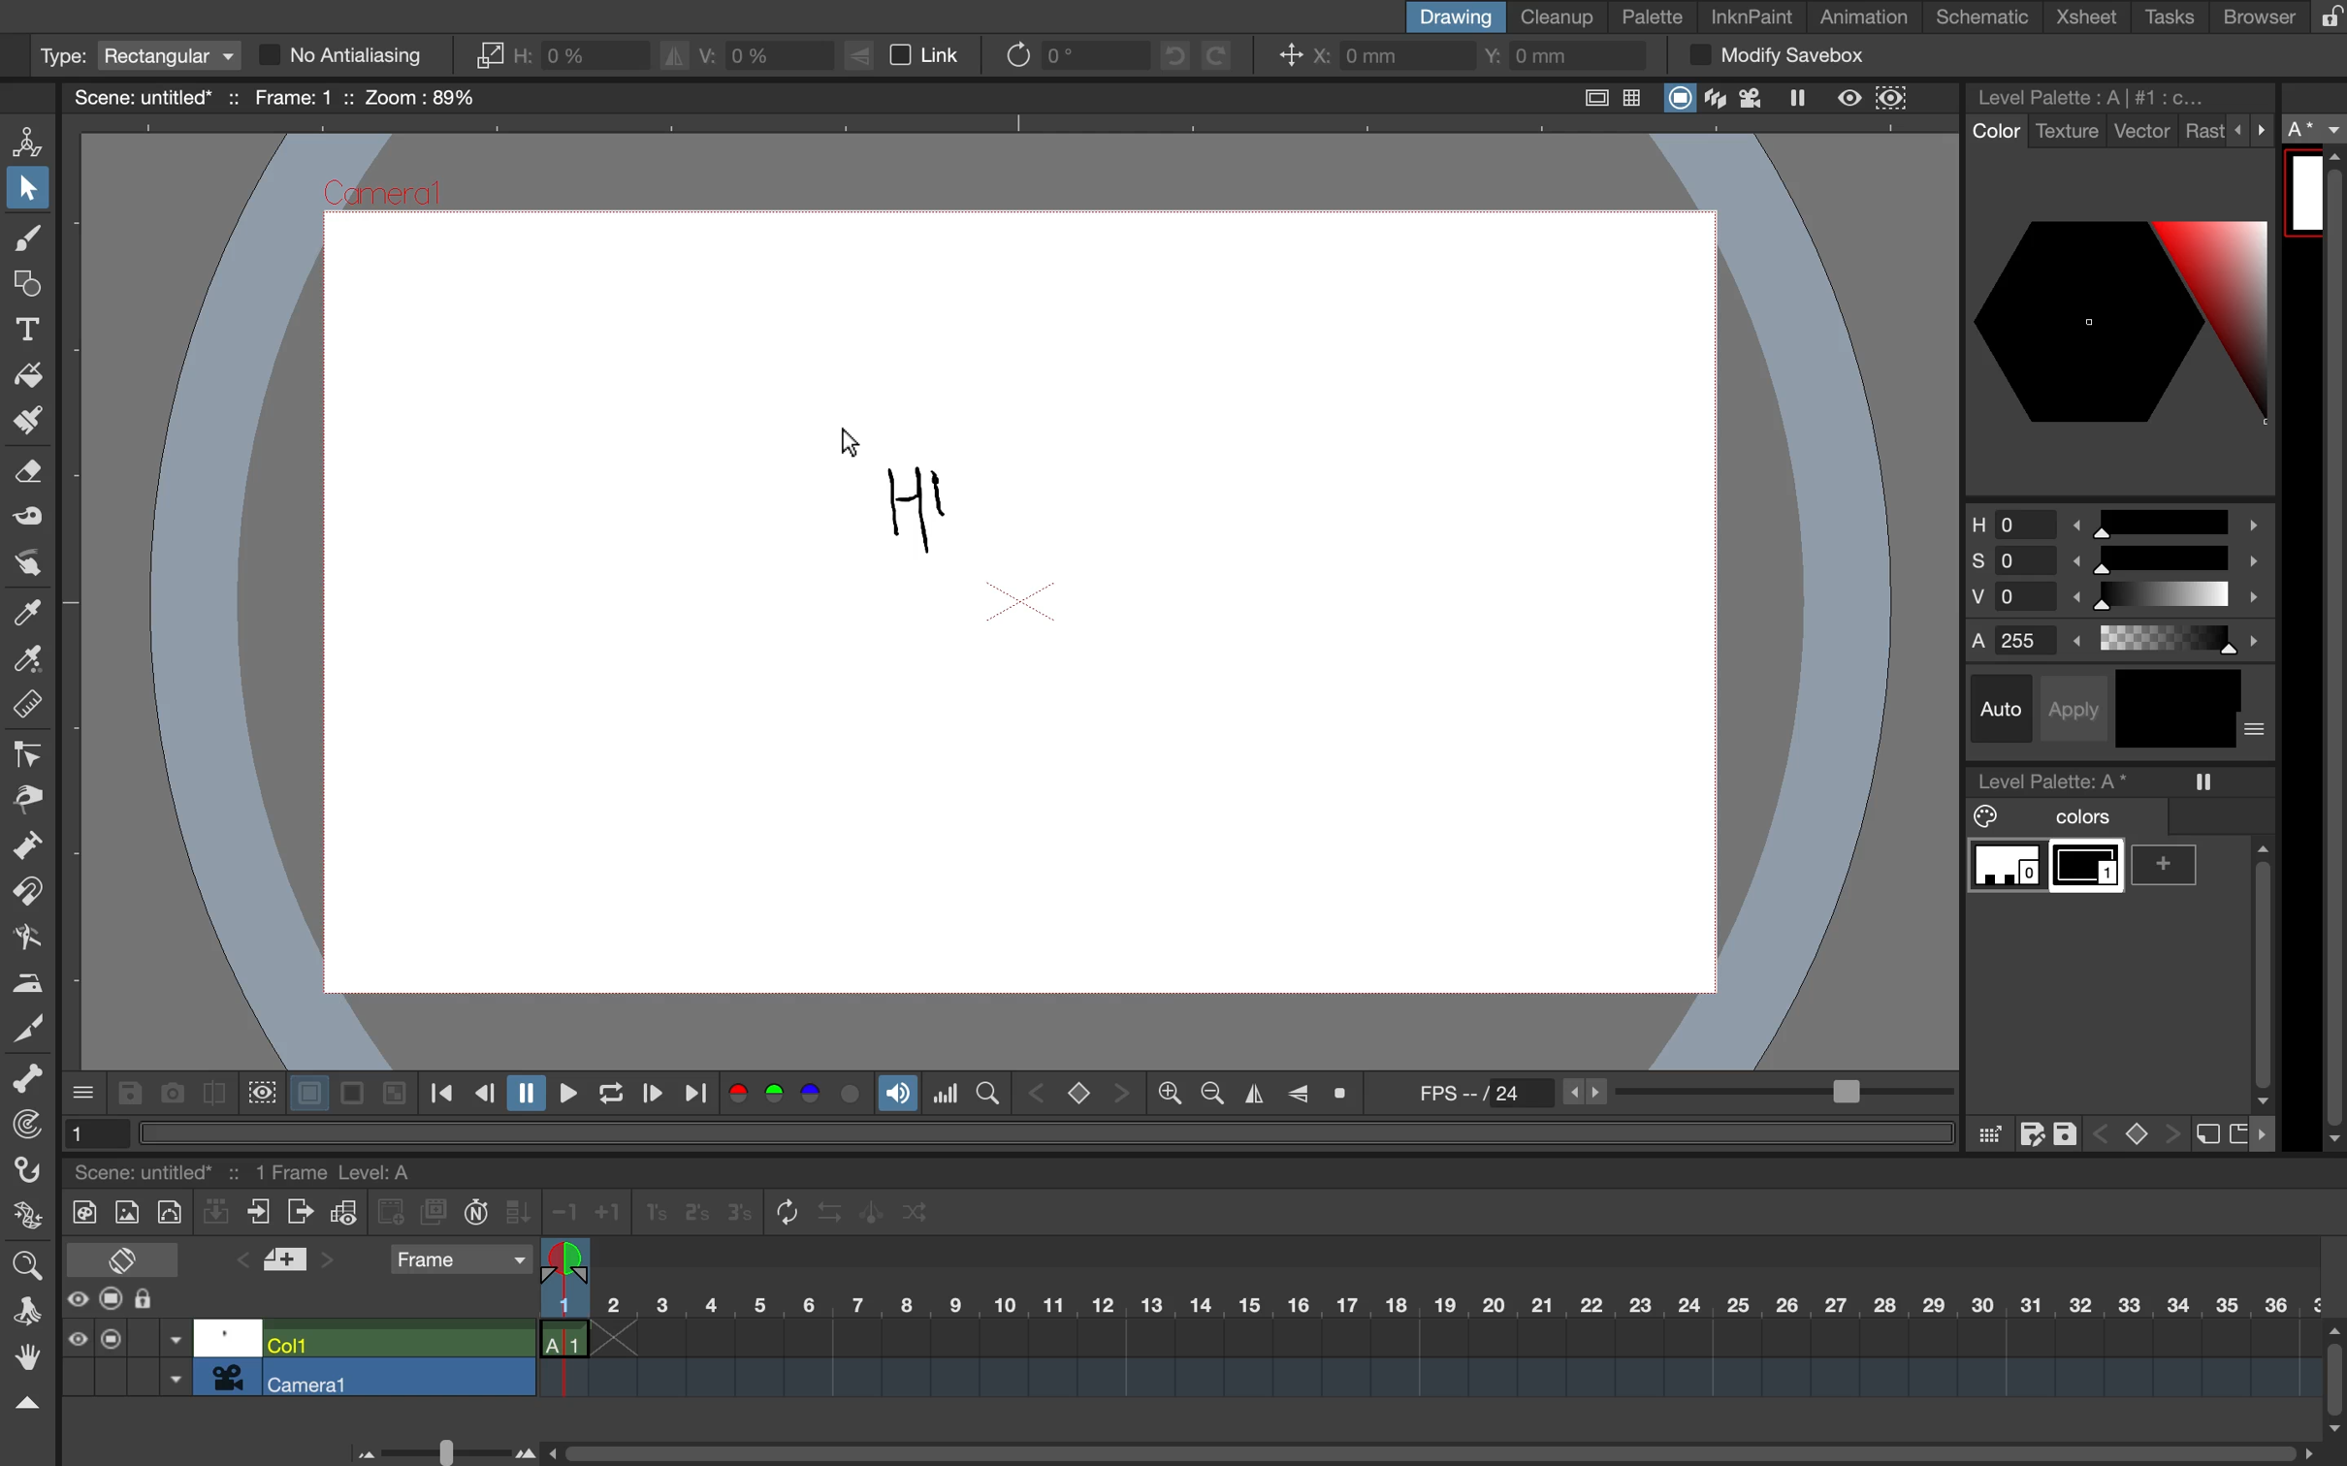  I want to click on switch between keys, so click(1077, 1092).